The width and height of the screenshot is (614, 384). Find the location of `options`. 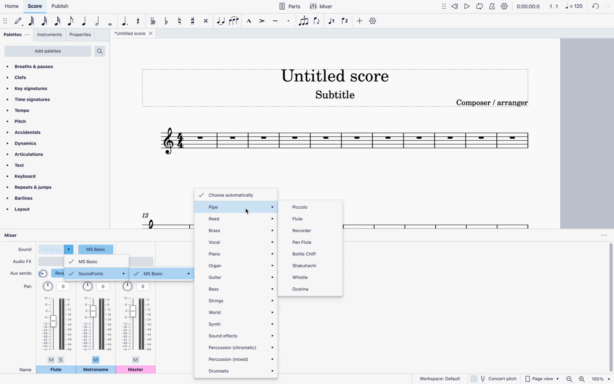

options is located at coordinates (603, 235).